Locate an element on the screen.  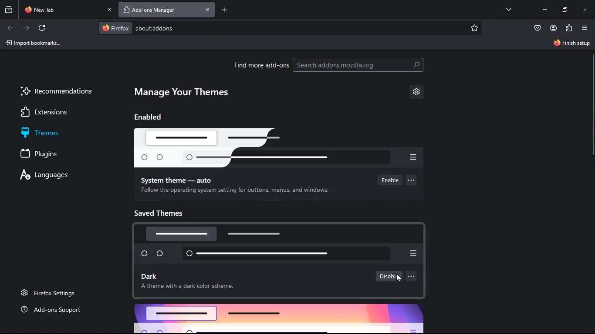
disable is located at coordinates (388, 276).